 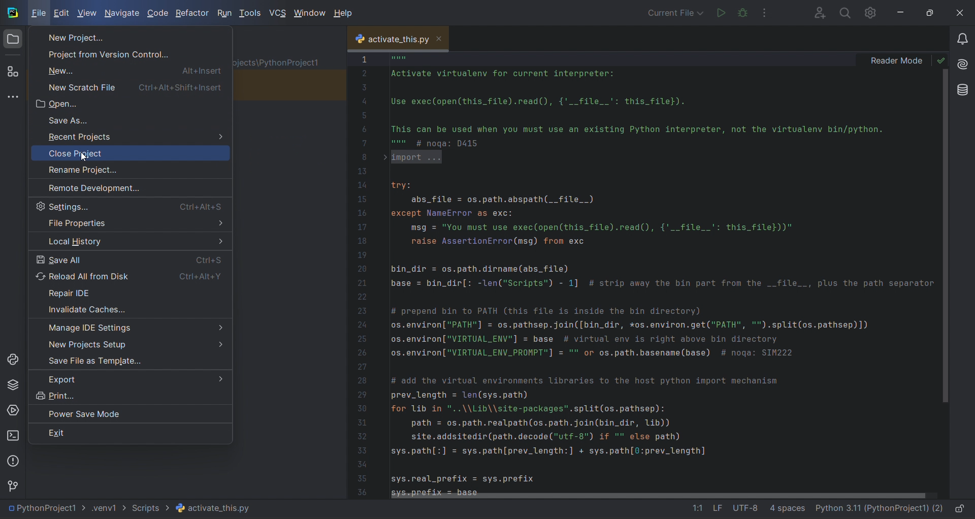 I want to click on crusor, so click(x=83, y=157).